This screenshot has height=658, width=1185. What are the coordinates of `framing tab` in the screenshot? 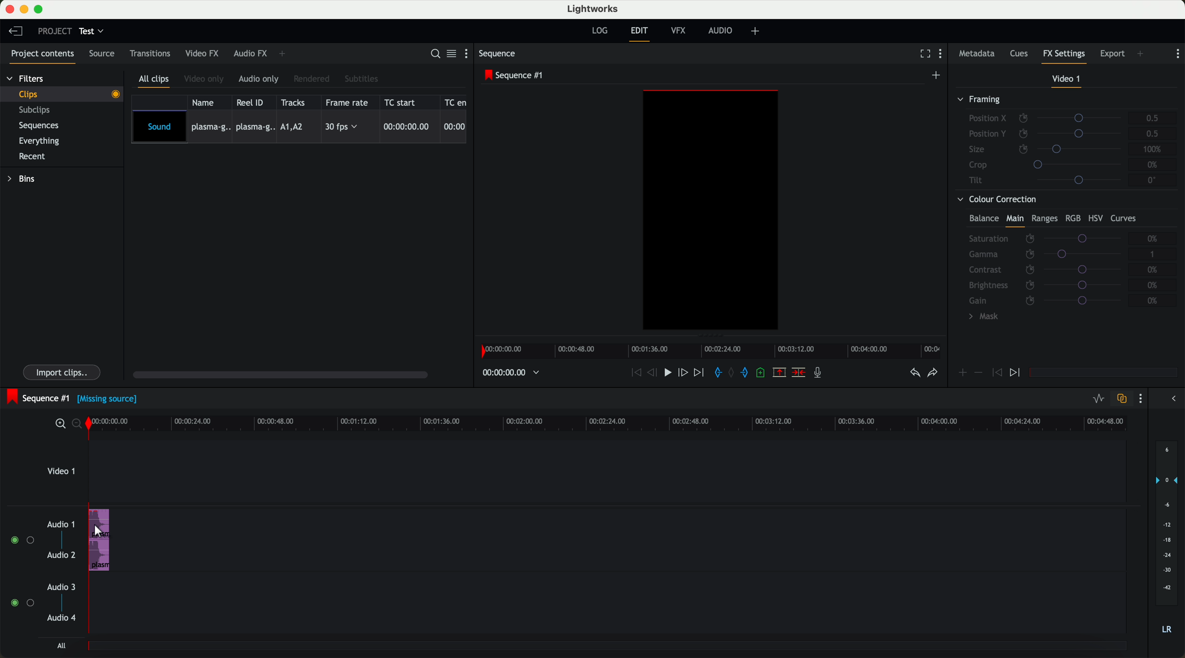 It's located at (1065, 142).